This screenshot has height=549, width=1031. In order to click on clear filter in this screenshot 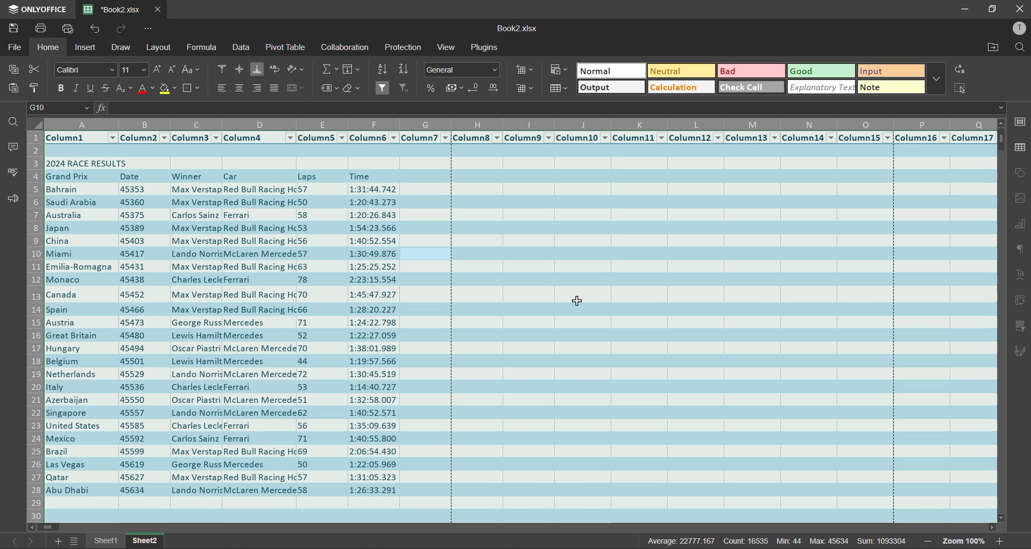, I will do `click(404, 87)`.